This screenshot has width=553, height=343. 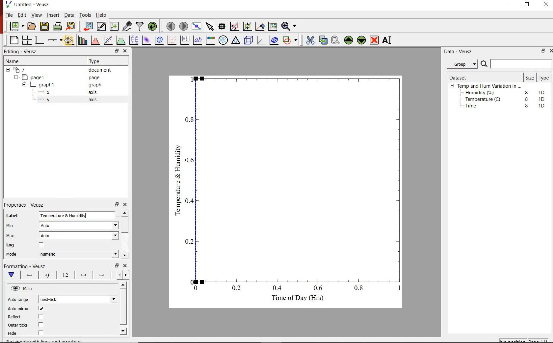 What do you see at coordinates (121, 41) in the screenshot?
I see `plot a function` at bounding box center [121, 41].